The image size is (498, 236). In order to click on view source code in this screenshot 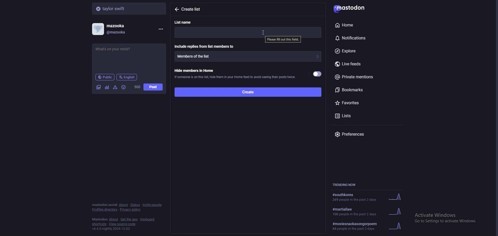, I will do `click(122, 224)`.